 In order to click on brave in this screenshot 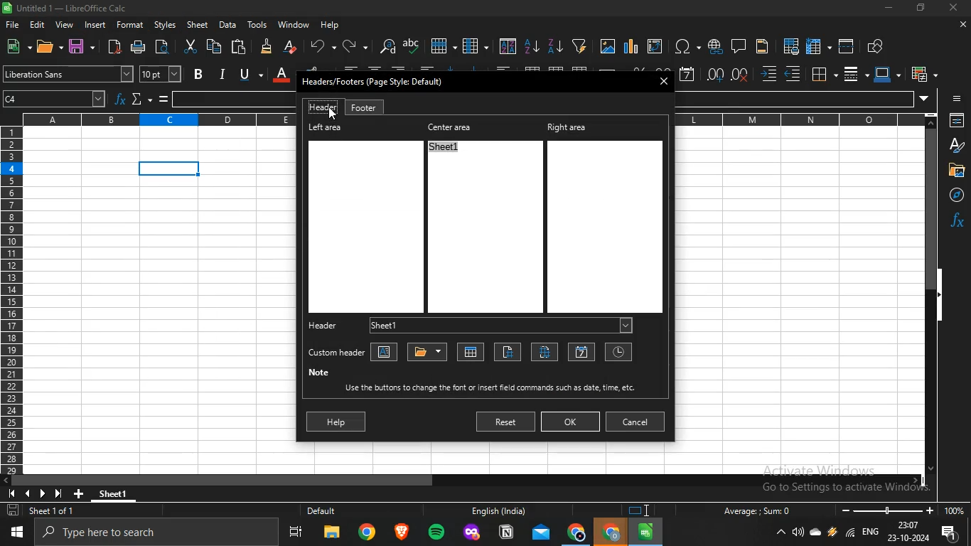, I will do `click(400, 532)`.